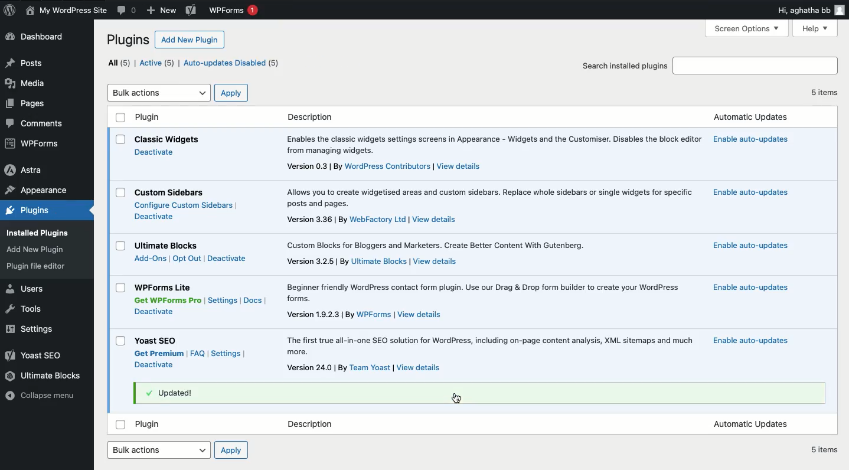 This screenshot has width=849, height=470. What do you see at coordinates (166, 301) in the screenshot?
I see `Get WPForms pro` at bounding box center [166, 301].